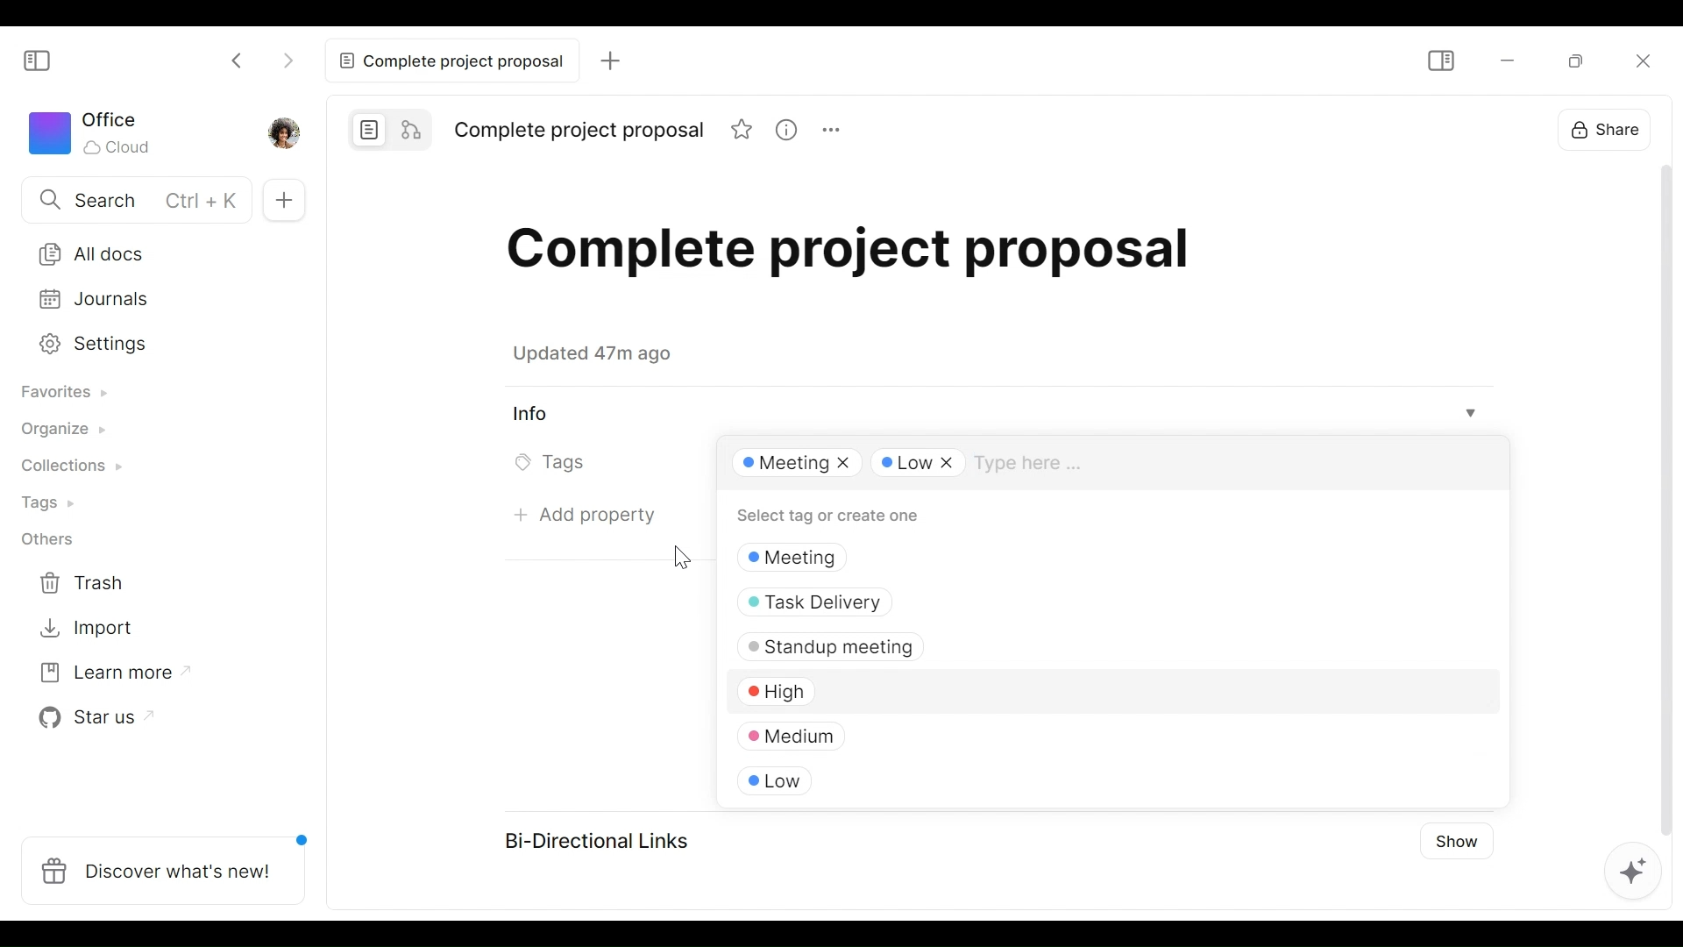  I want to click on Collections, so click(75, 468).